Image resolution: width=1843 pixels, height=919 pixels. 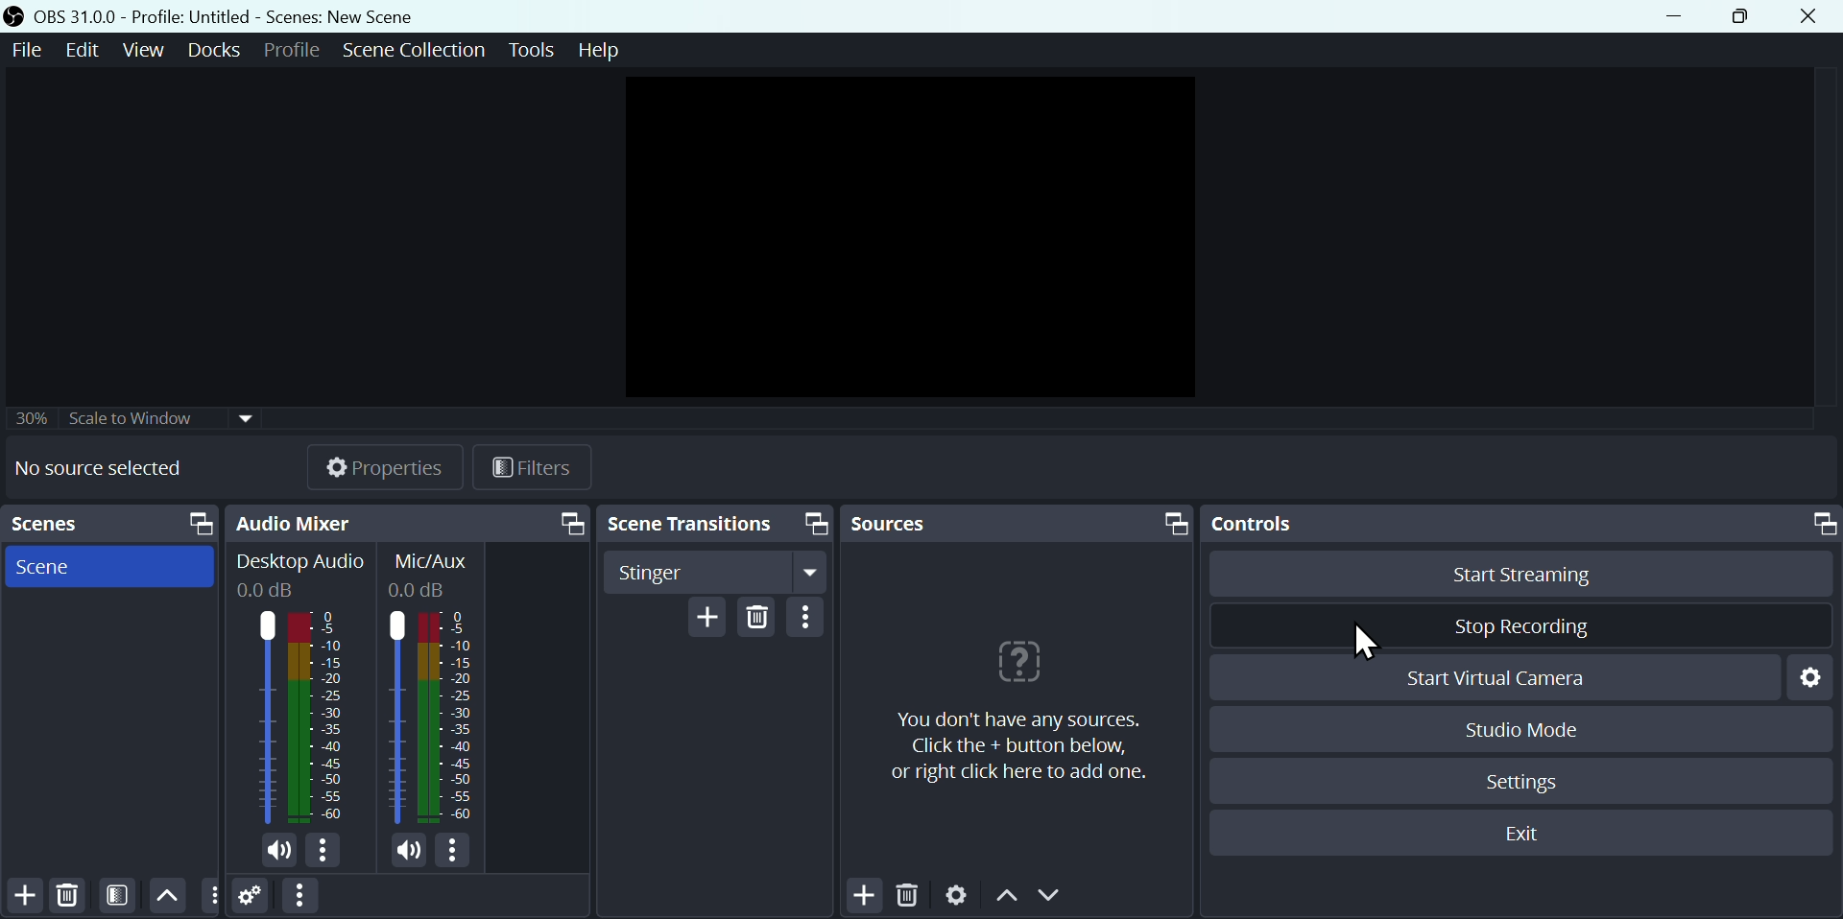 I want to click on speaker, so click(x=277, y=851).